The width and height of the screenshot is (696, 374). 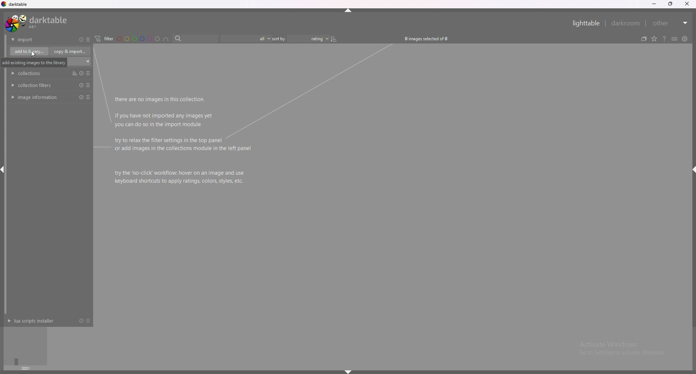 I want to click on reset, so click(x=82, y=40).